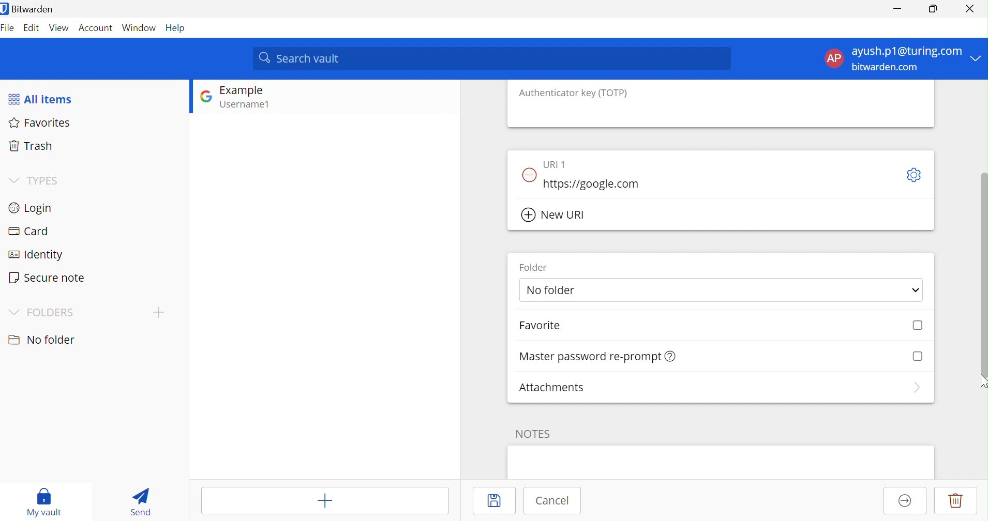 This screenshot has height=521, width=988. Describe the element at coordinates (177, 28) in the screenshot. I see `Help` at that location.